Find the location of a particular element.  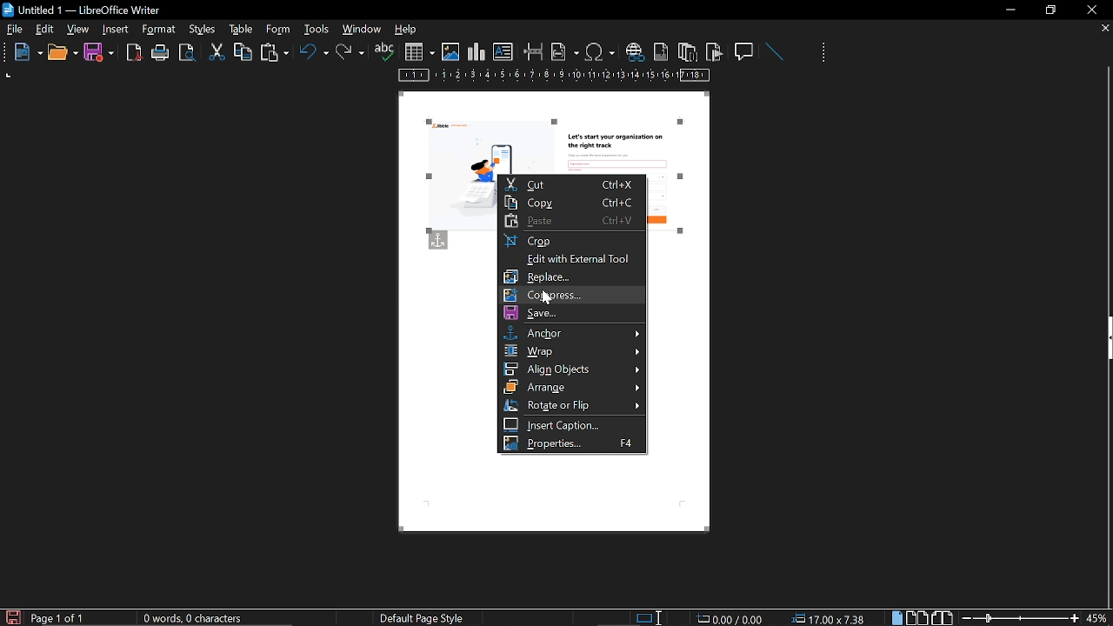

insert is located at coordinates (117, 30).